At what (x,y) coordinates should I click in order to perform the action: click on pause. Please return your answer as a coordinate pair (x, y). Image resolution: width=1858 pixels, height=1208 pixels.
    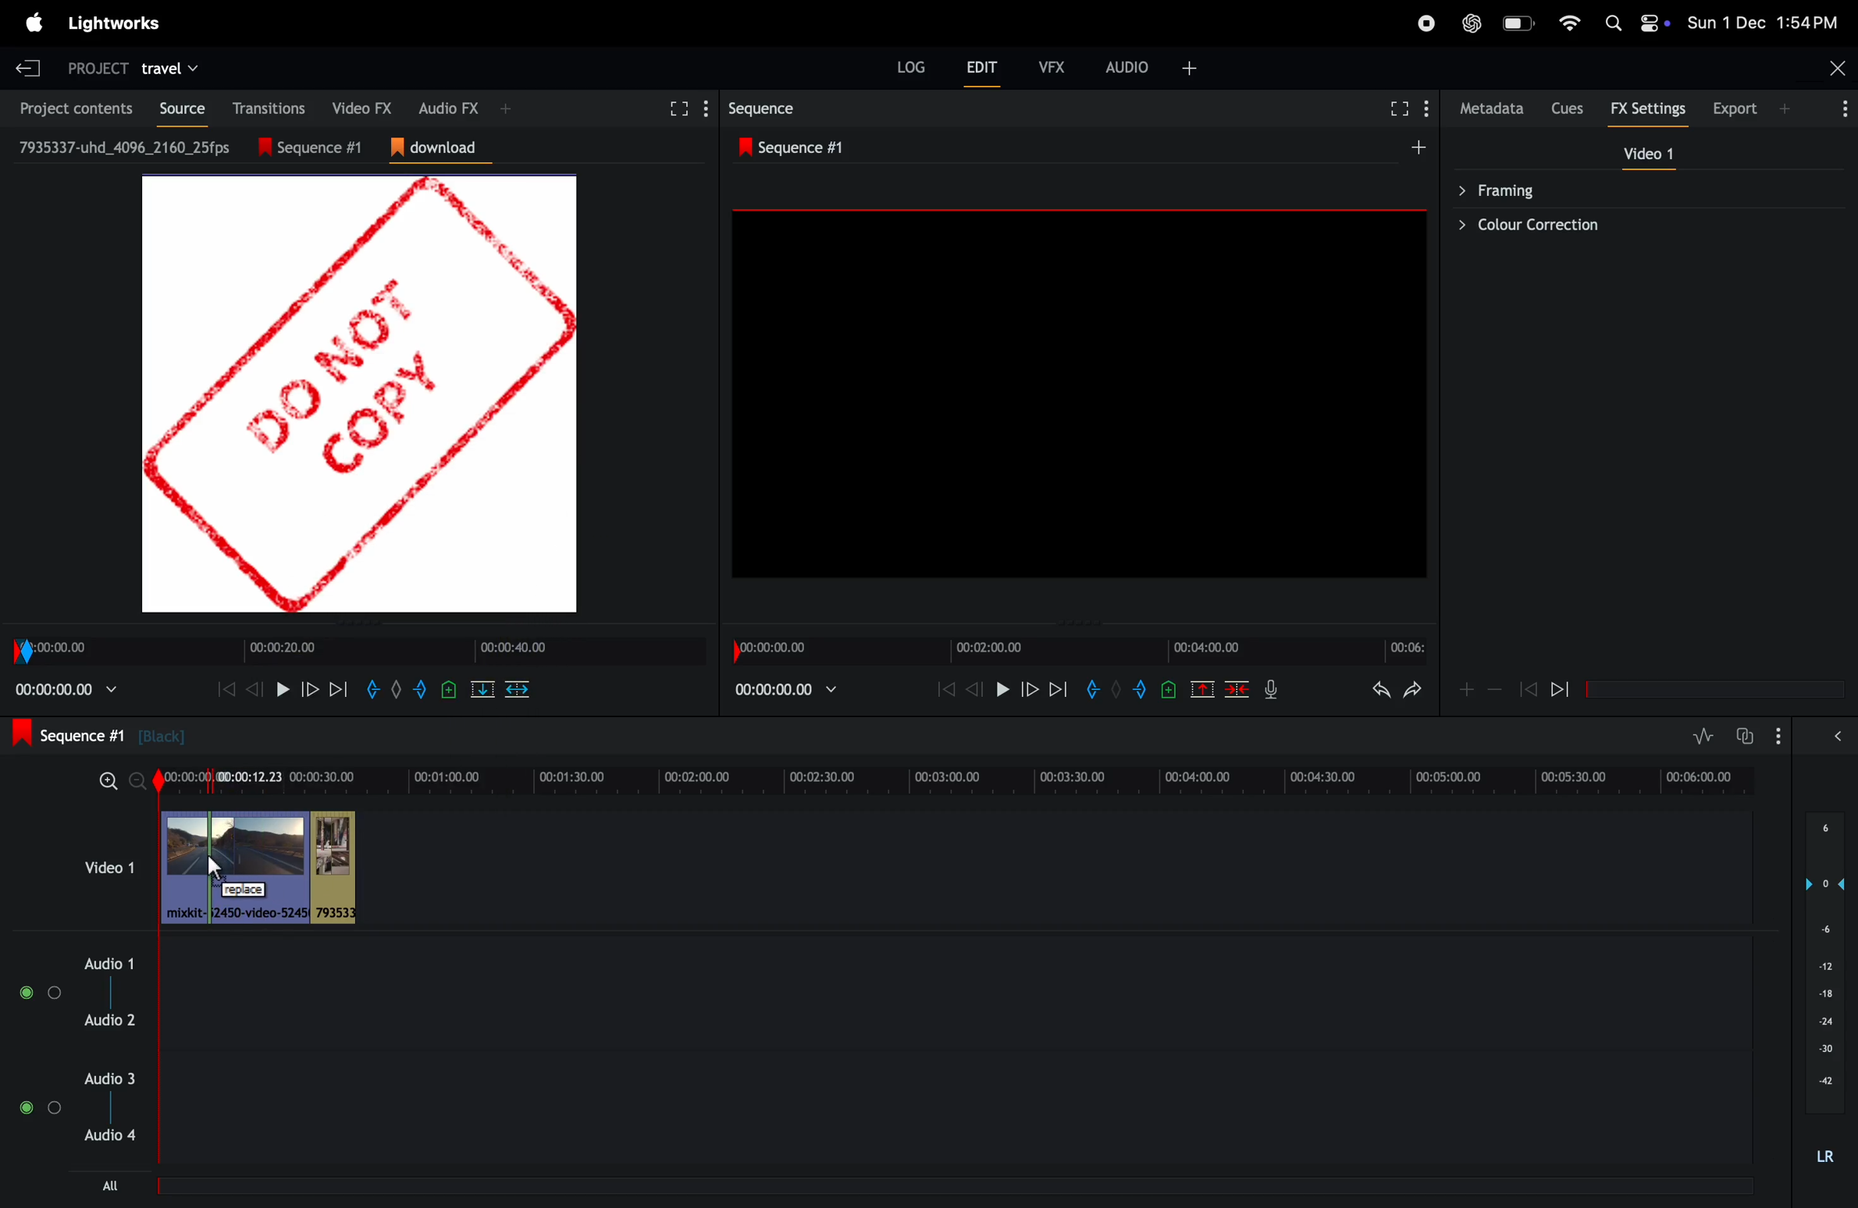
    Looking at the image, I should click on (283, 689).